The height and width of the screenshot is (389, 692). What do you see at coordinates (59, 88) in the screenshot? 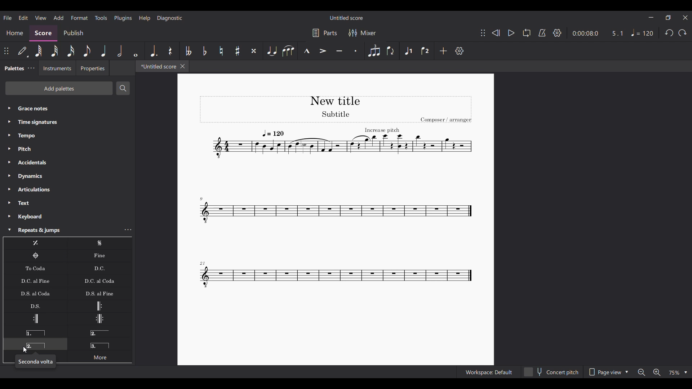
I see `Add palettes` at bounding box center [59, 88].